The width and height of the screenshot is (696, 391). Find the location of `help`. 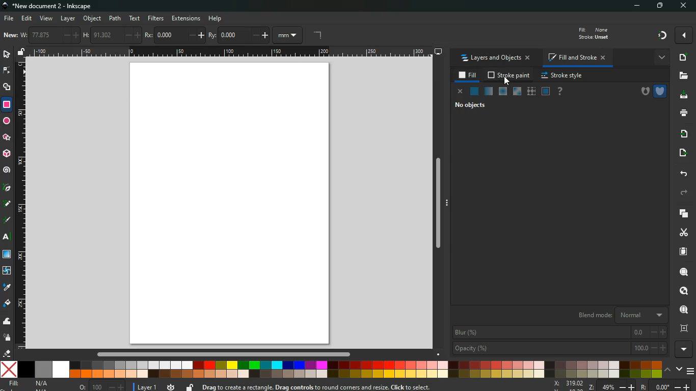

help is located at coordinates (217, 19).